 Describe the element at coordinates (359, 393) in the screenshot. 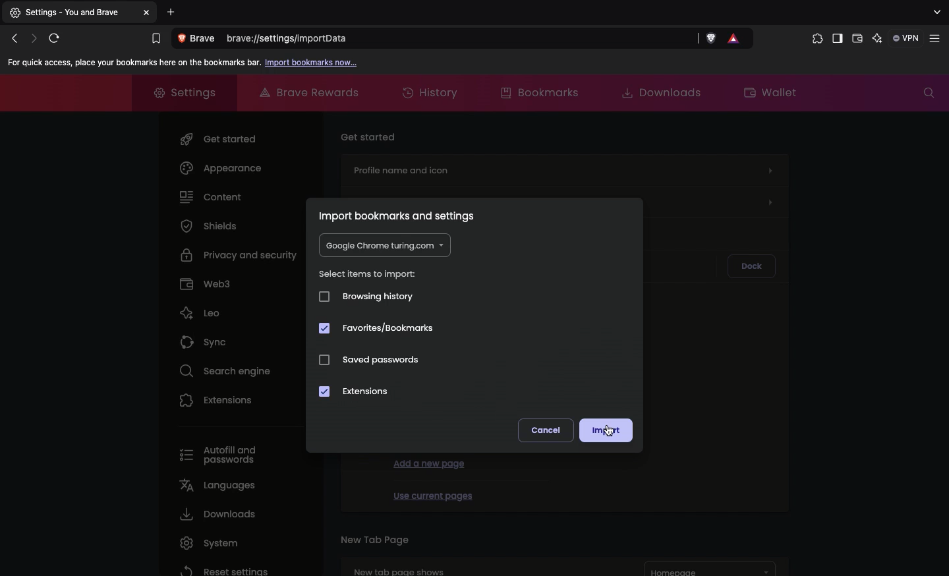

I see `Extensions` at that location.